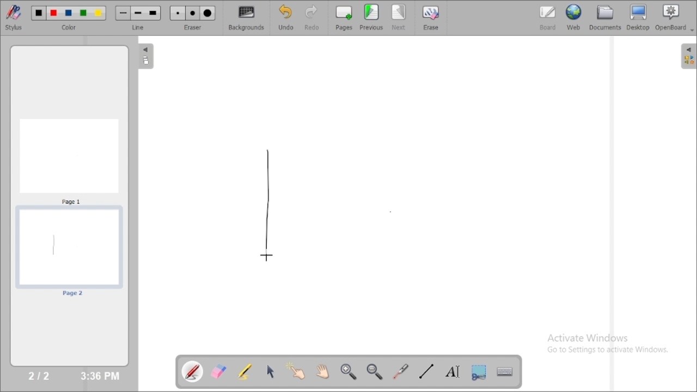 The width and height of the screenshot is (697, 392). Describe the element at coordinates (193, 371) in the screenshot. I see `annotate document` at that location.